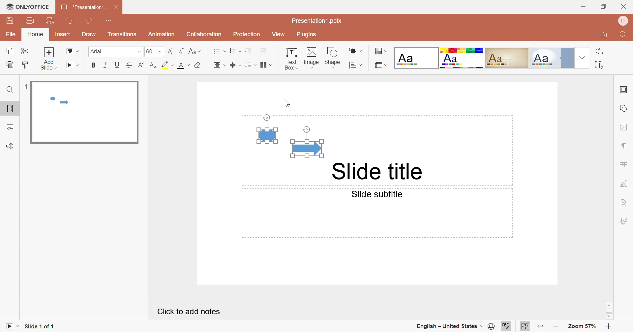  I want to click on Slide title, so click(377, 172).